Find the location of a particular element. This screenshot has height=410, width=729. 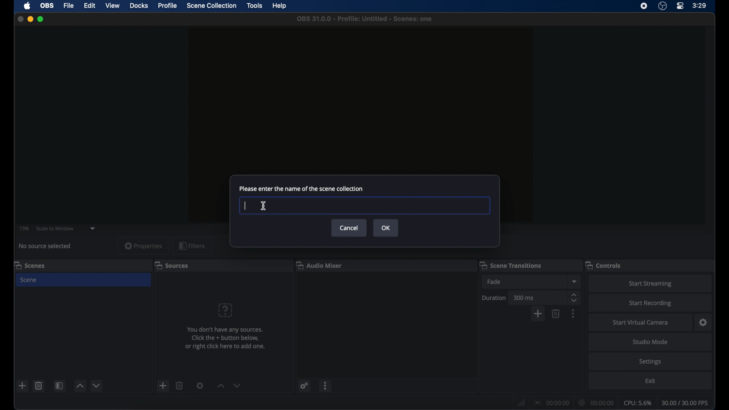

apple icon is located at coordinates (27, 6).